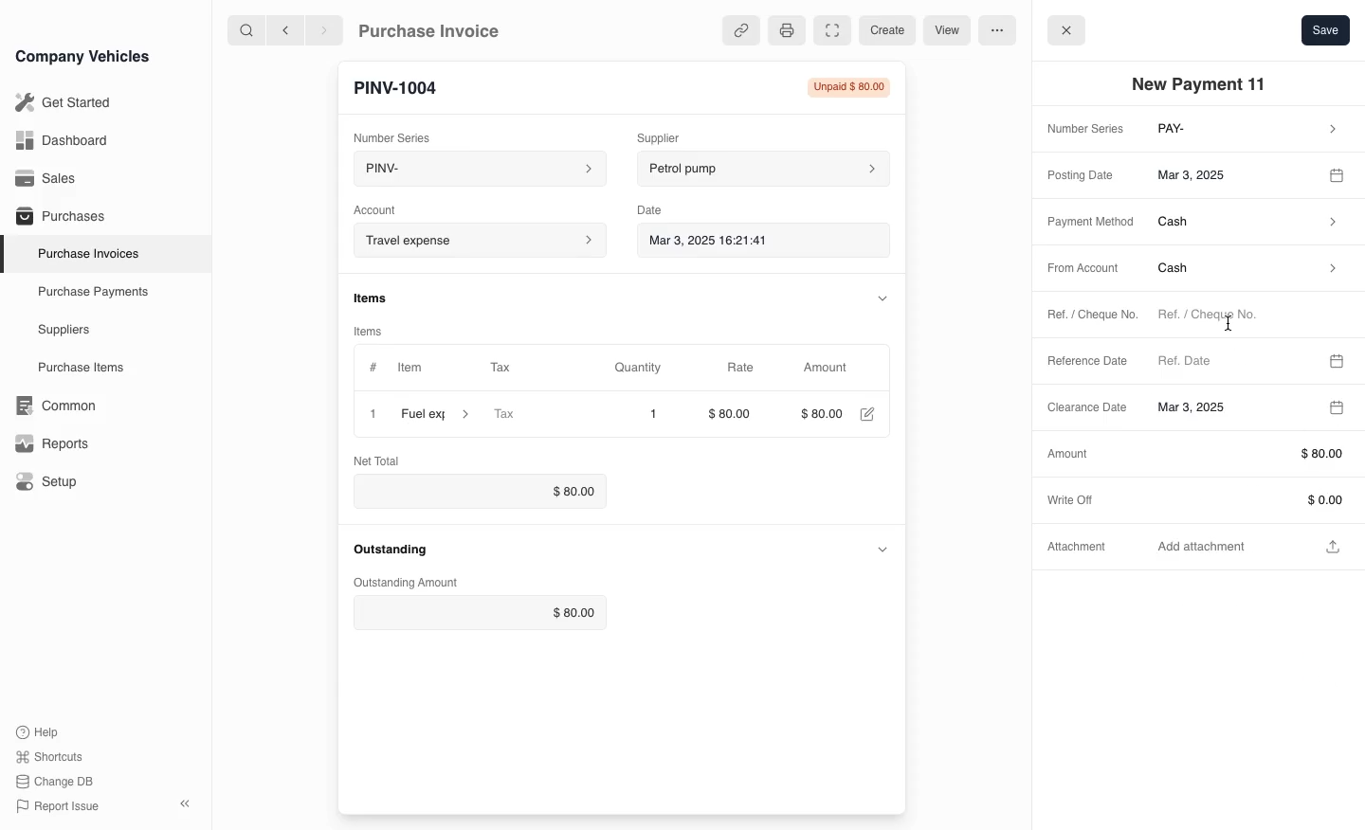 Image resolution: width=1365 pixels, height=830 pixels. Describe the element at coordinates (659, 207) in the screenshot. I see `Date` at that location.